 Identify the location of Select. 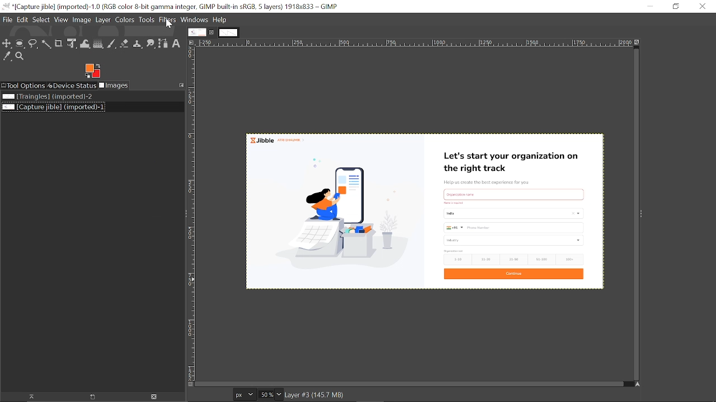
(41, 21).